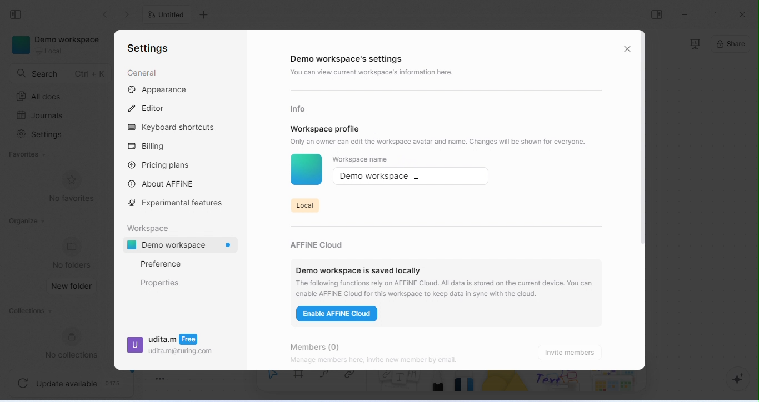  Describe the element at coordinates (374, 73) in the screenshot. I see `you can view current workspace's information here` at that location.